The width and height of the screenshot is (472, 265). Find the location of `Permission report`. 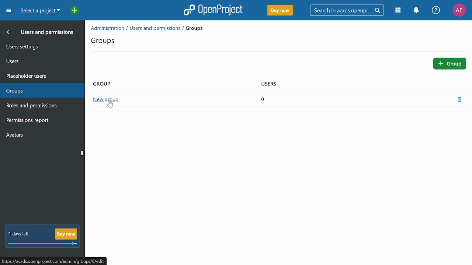

Permission report is located at coordinates (41, 121).